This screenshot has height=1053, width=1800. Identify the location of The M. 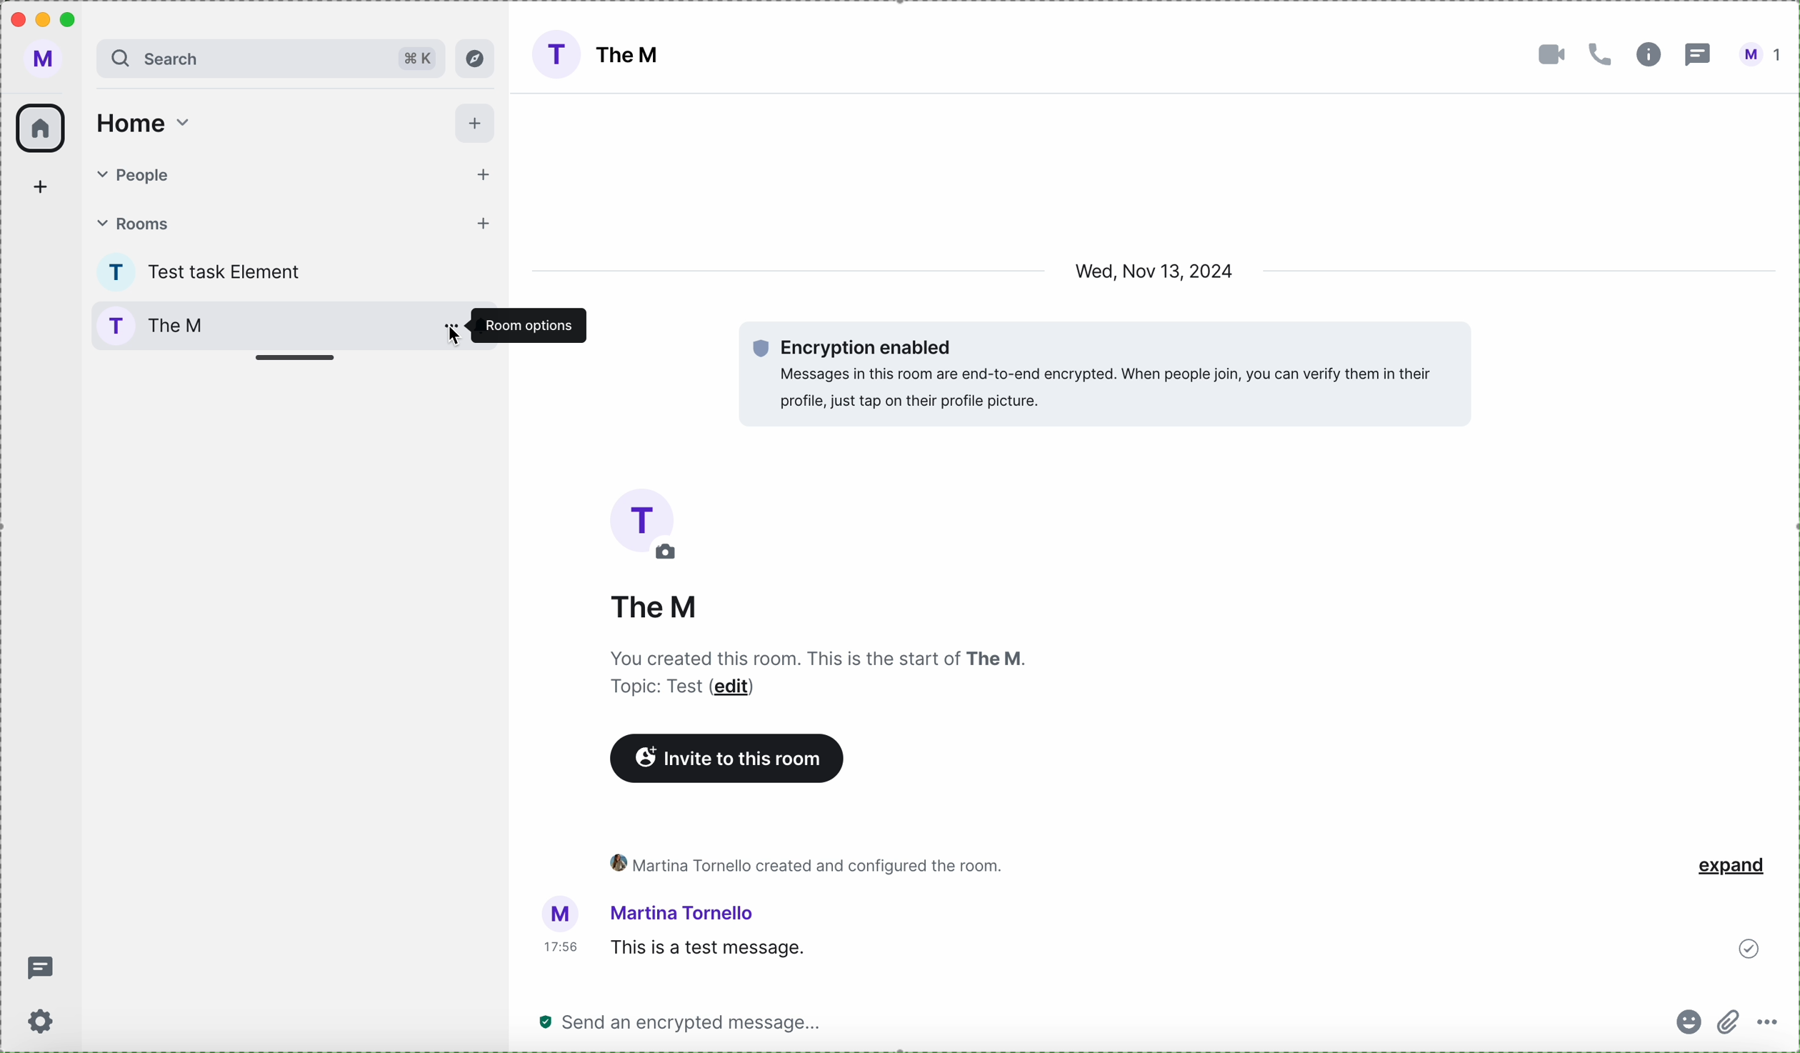
(630, 55).